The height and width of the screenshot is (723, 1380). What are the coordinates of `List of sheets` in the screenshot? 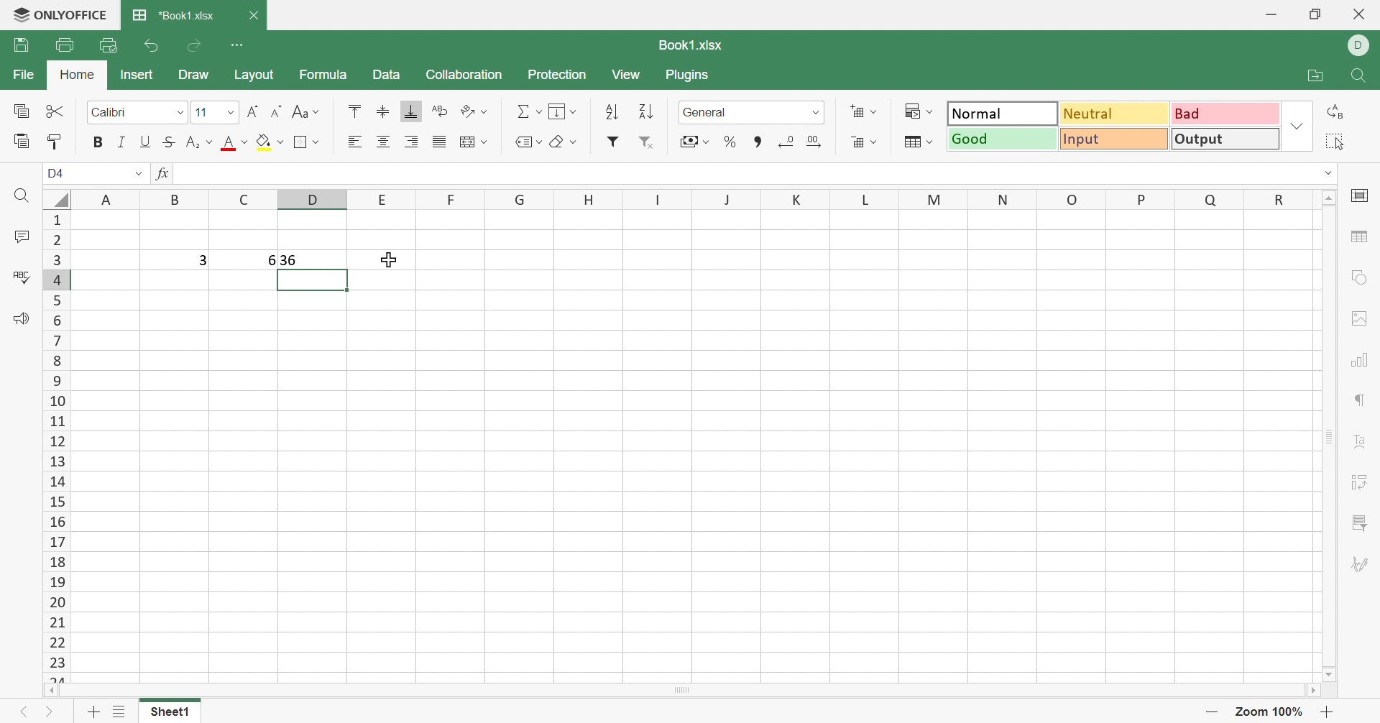 It's located at (119, 712).